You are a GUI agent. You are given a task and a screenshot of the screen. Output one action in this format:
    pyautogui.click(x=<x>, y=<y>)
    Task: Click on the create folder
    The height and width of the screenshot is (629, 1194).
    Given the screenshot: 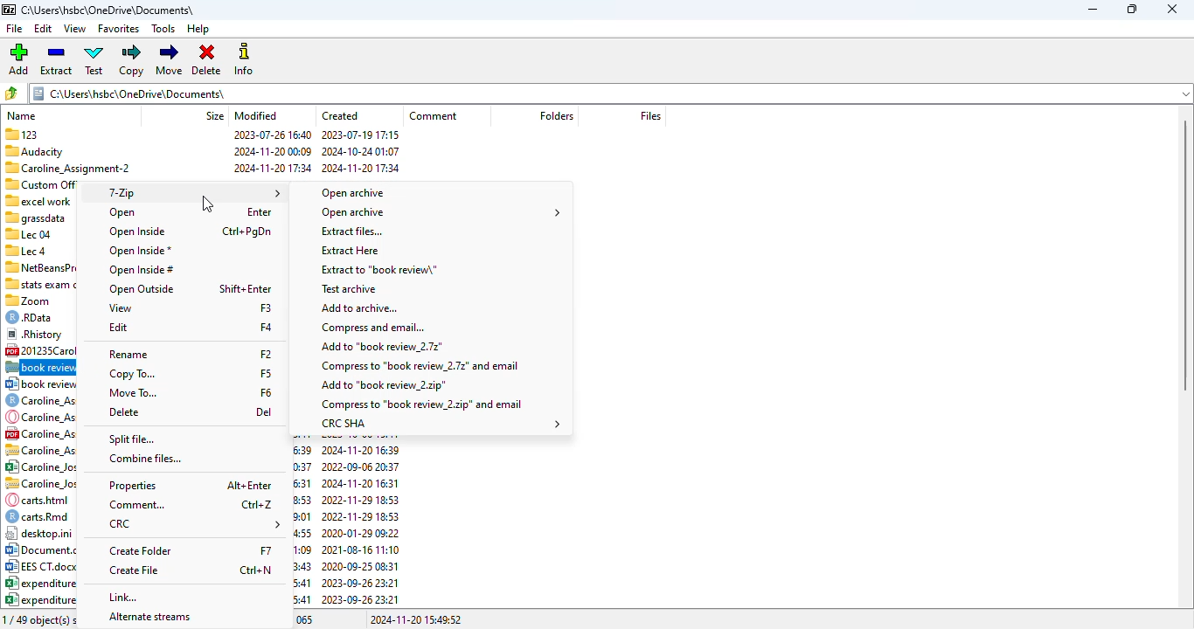 What is the action you would take?
    pyautogui.click(x=140, y=550)
    